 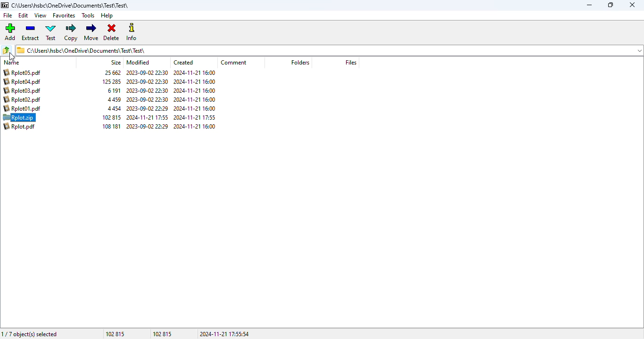 I want to click on 2023-09-02 22:29, so click(x=147, y=126).